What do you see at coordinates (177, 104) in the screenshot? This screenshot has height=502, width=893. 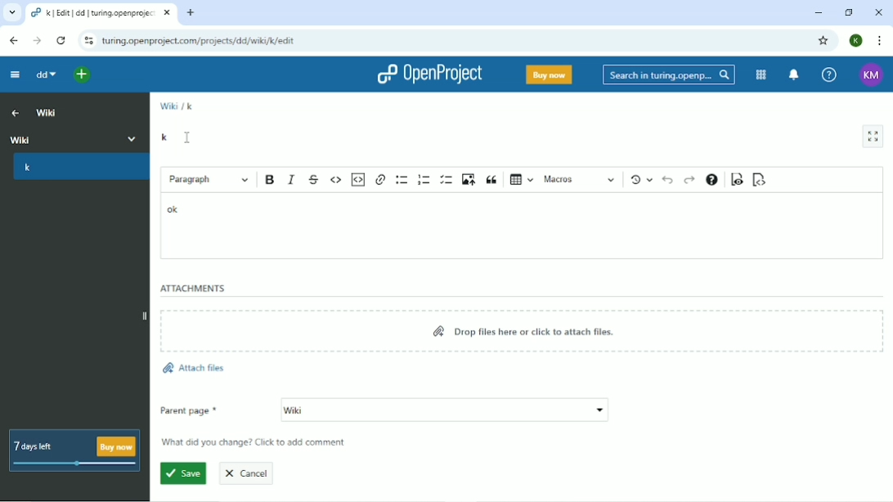 I see `Wiki/K` at bounding box center [177, 104].